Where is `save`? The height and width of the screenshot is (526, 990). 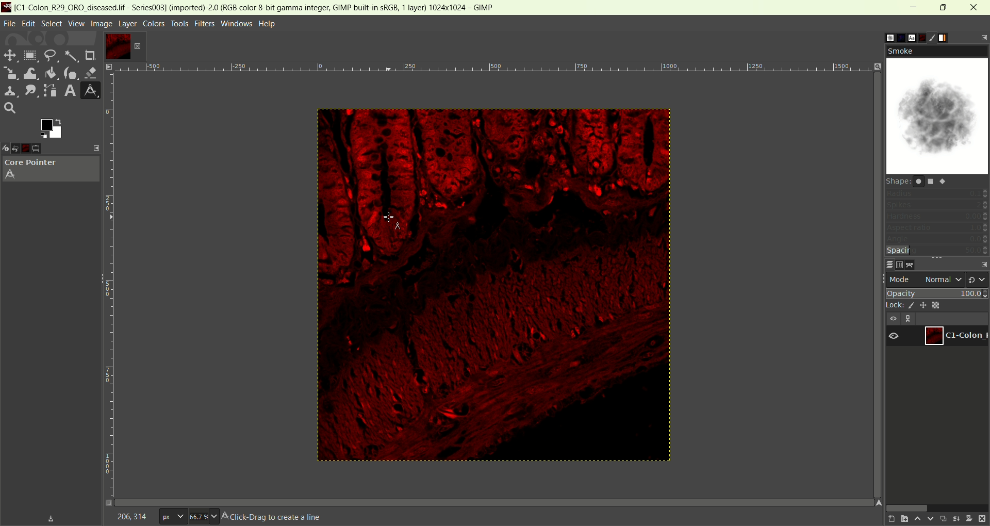
save is located at coordinates (51, 519).